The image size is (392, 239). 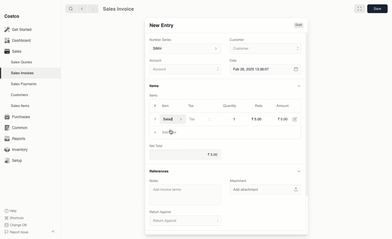 What do you see at coordinates (157, 60) in the screenshot?
I see `‘Account` at bounding box center [157, 60].